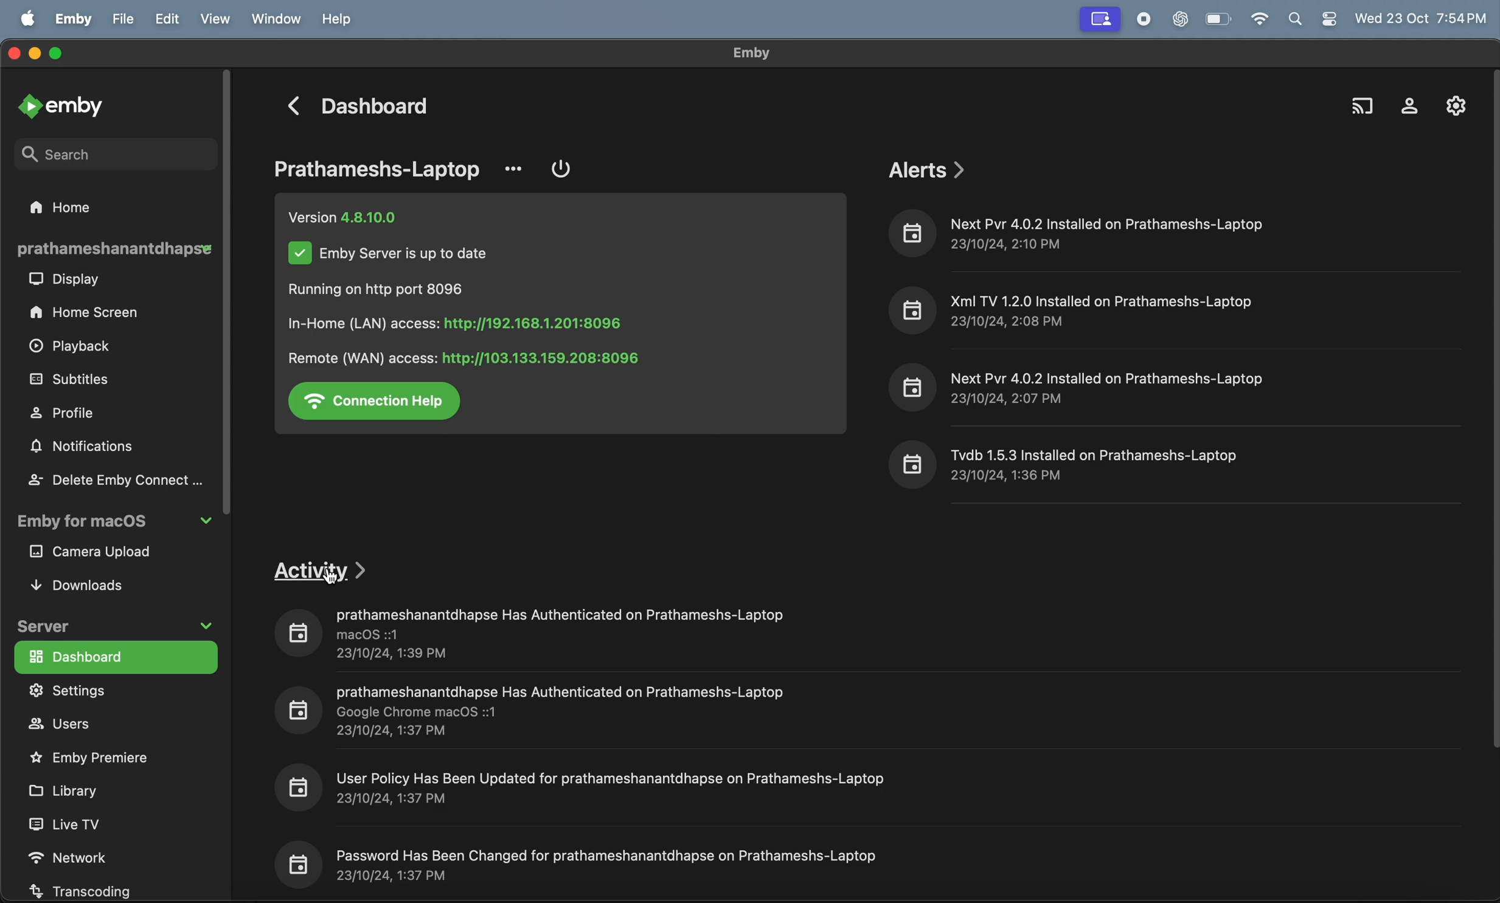 This screenshot has height=903, width=1500. I want to click on file, so click(124, 19).